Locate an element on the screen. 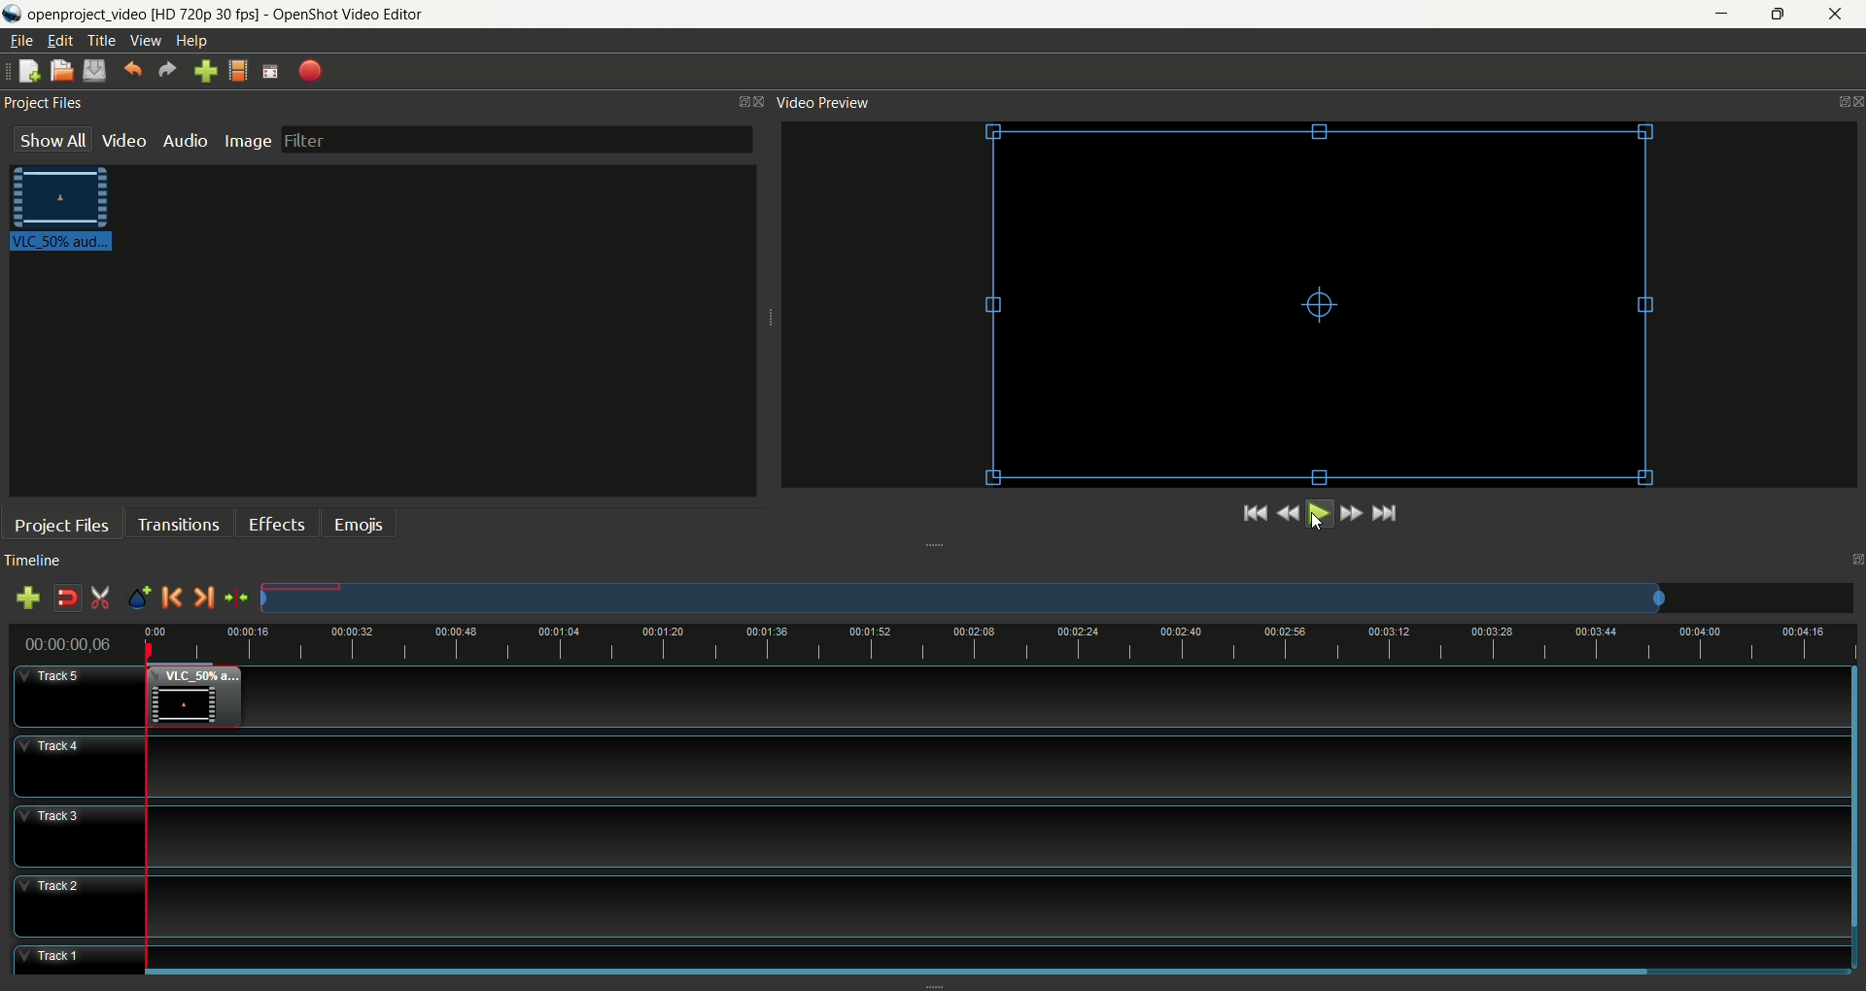  playhead is located at coordinates (148, 805).